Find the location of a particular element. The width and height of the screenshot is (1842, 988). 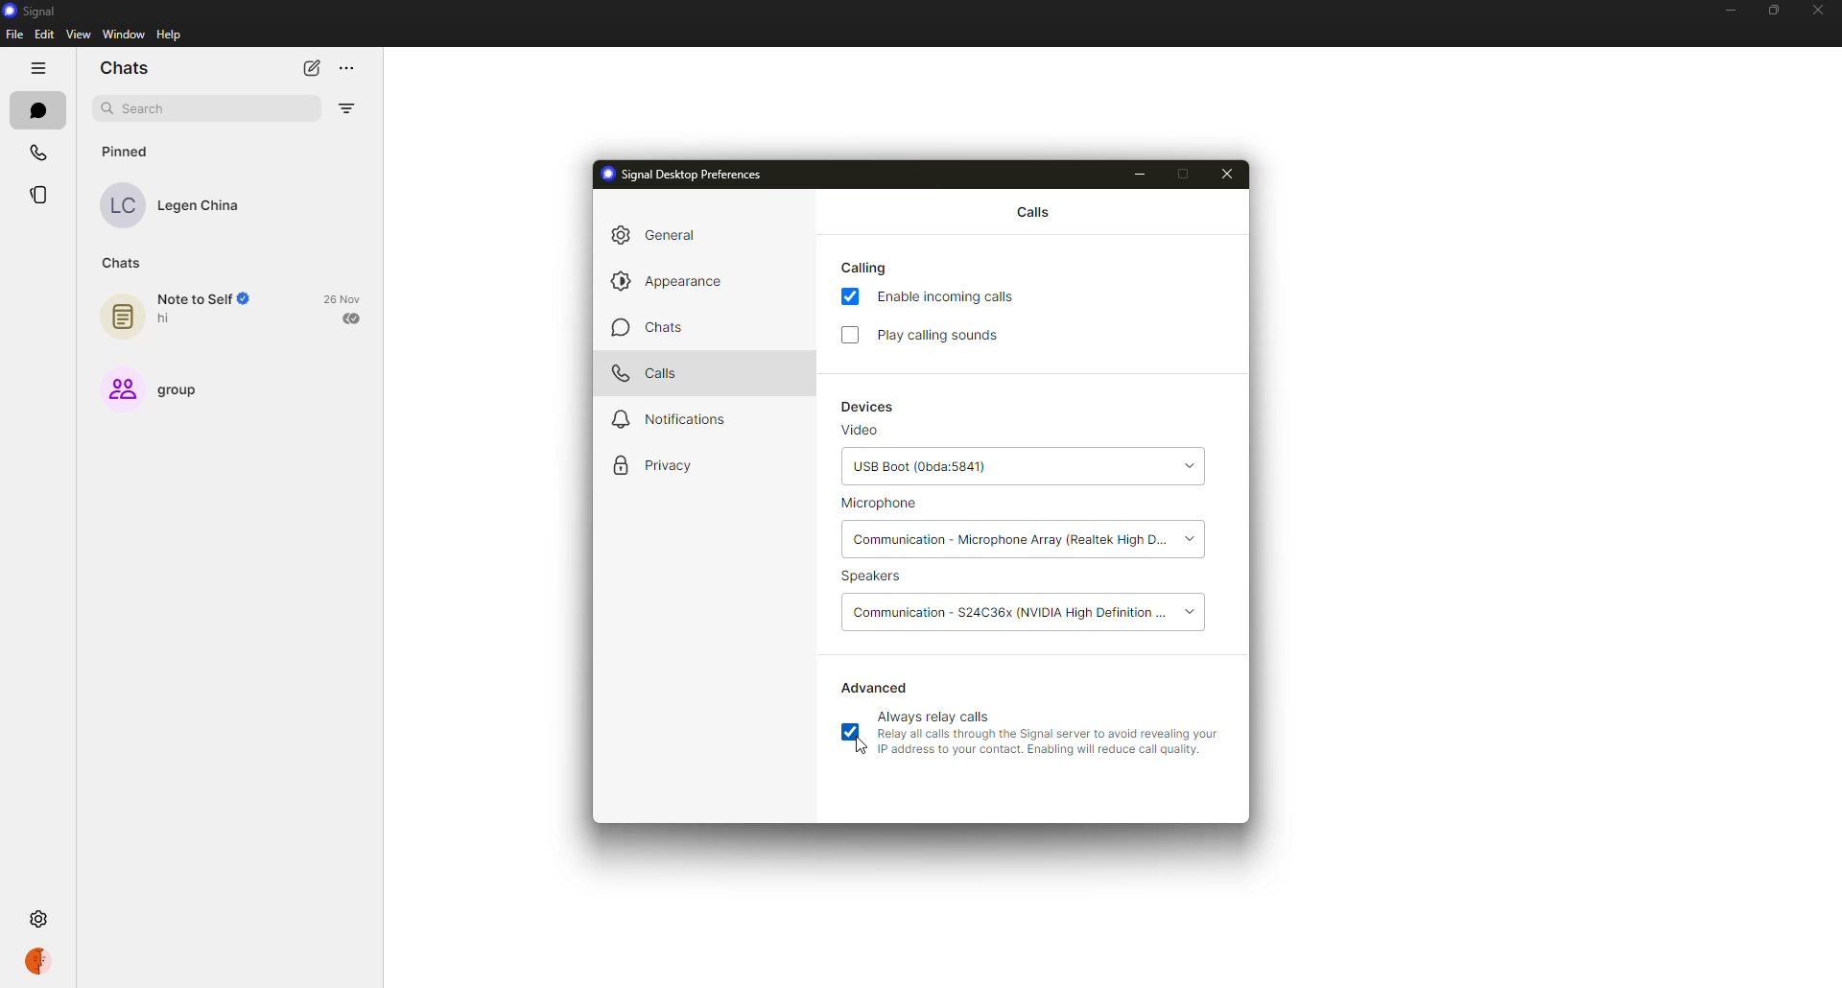

notifications is located at coordinates (664, 420).